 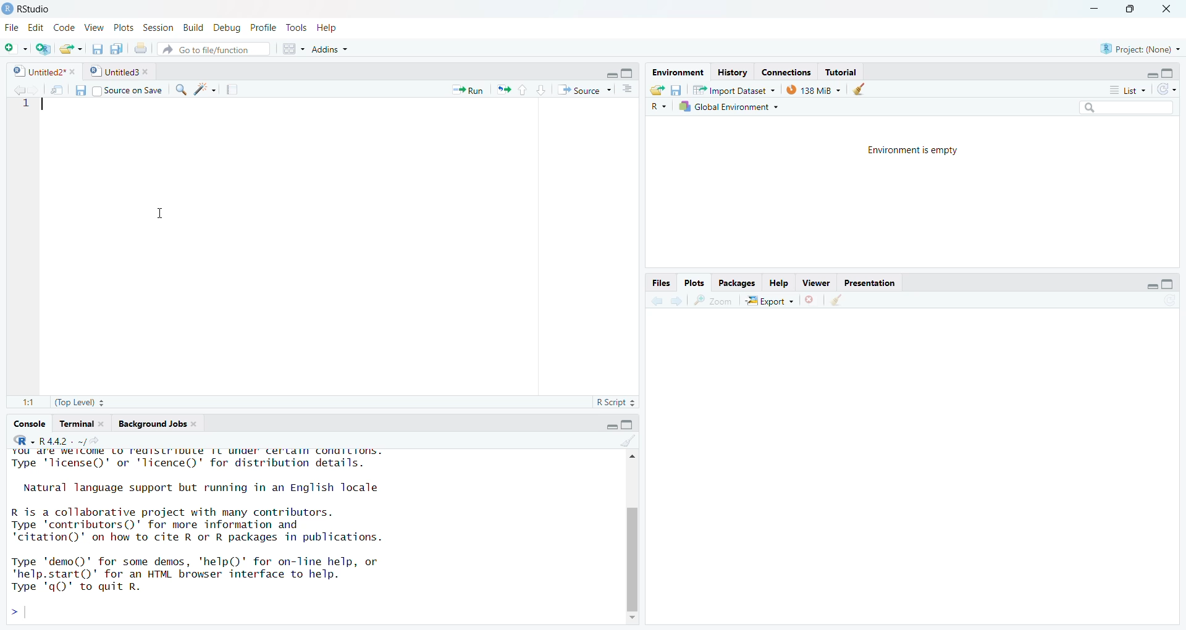 I want to click on Find/Replace, so click(x=180, y=90).